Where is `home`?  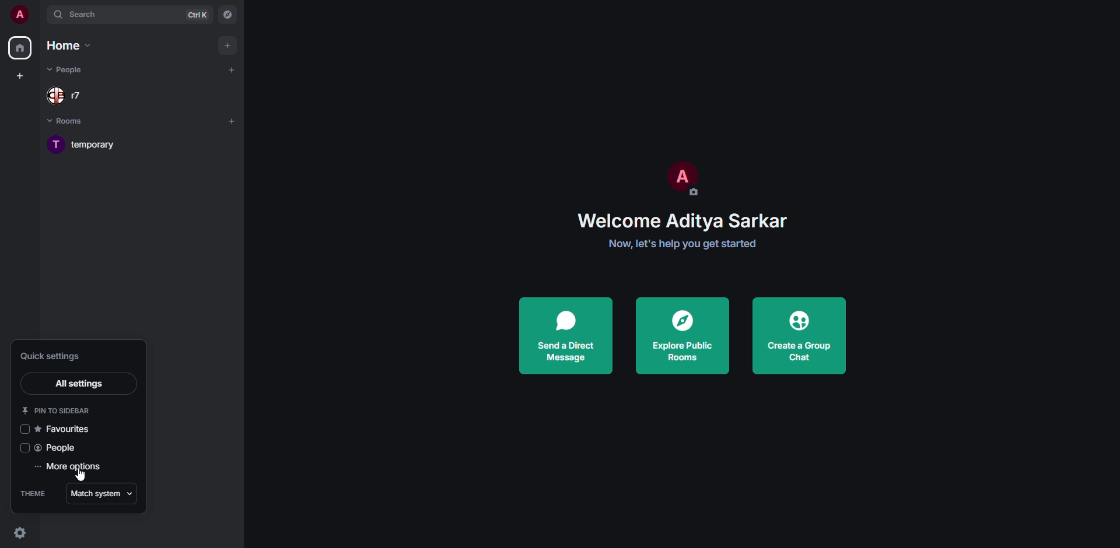
home is located at coordinates (72, 47).